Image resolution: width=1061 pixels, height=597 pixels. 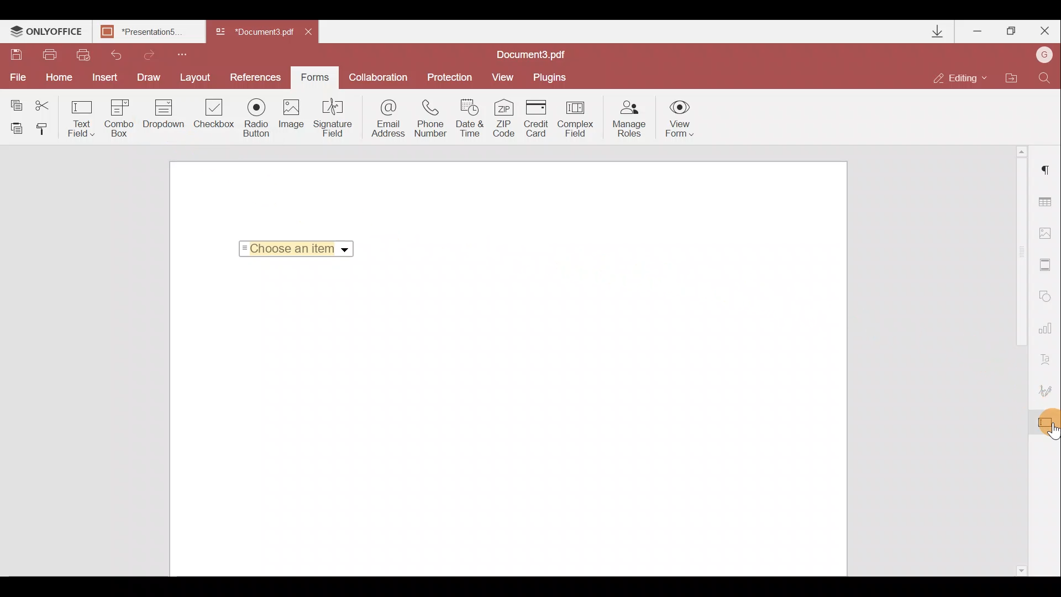 What do you see at coordinates (506, 118) in the screenshot?
I see `ZIP code` at bounding box center [506, 118].